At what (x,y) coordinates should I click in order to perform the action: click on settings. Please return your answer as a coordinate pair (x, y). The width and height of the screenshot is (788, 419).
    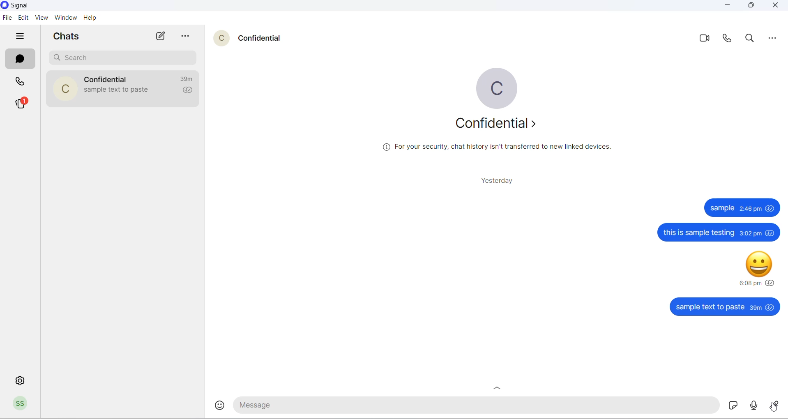
    Looking at the image, I should click on (18, 380).